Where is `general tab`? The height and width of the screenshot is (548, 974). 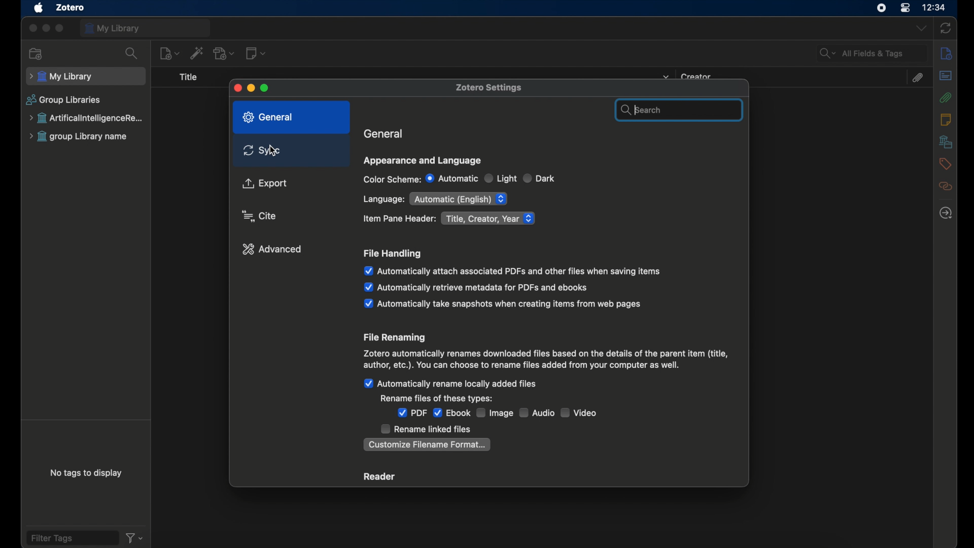 general tab is located at coordinates (291, 117).